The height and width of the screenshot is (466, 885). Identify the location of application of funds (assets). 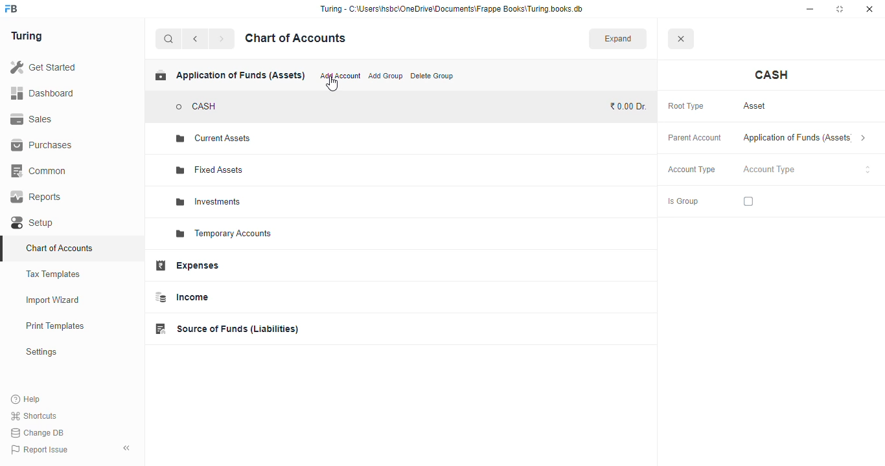
(805, 138).